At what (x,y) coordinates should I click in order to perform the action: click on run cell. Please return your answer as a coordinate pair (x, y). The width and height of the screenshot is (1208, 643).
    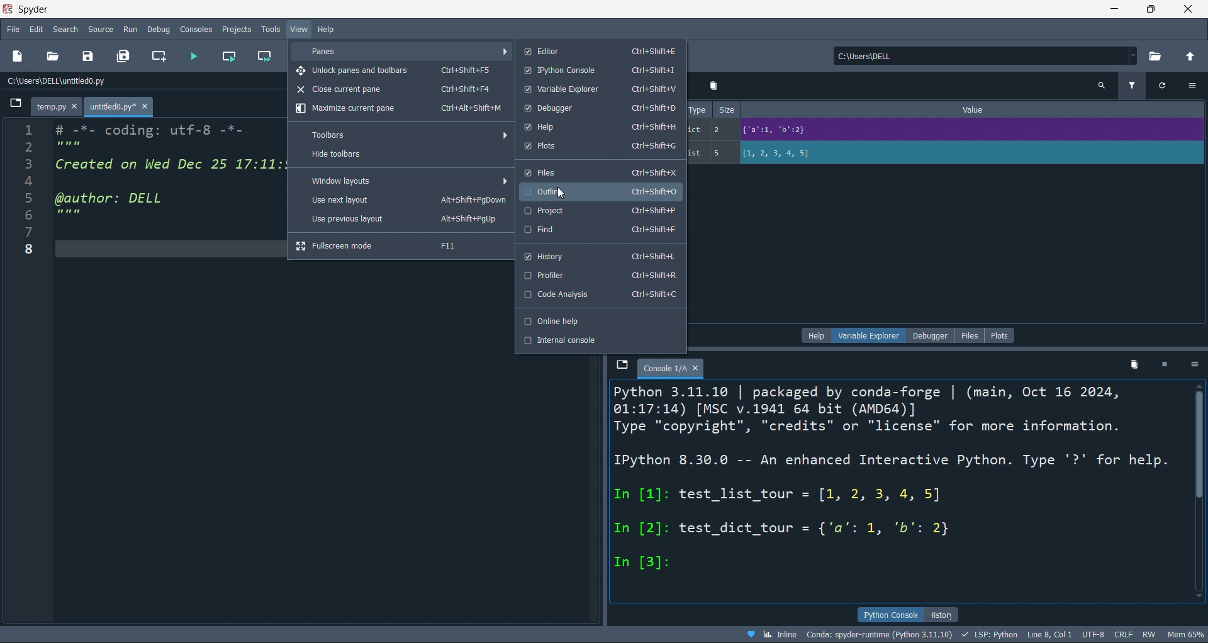
    Looking at the image, I should click on (229, 57).